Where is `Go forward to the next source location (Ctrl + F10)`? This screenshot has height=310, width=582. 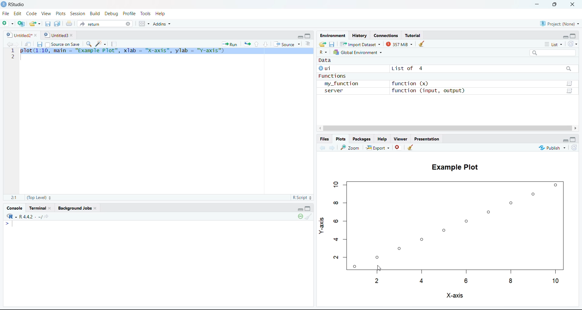
Go forward to the next source location (Ctrl + F10) is located at coordinates (331, 148).